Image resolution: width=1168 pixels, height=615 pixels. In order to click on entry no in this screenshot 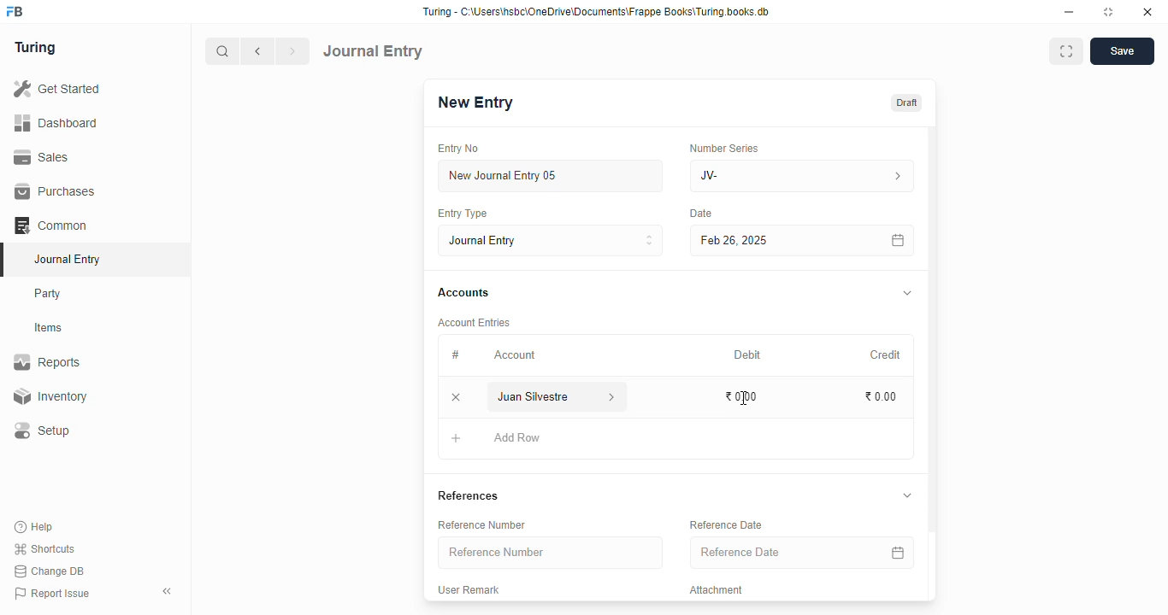, I will do `click(459, 149)`.